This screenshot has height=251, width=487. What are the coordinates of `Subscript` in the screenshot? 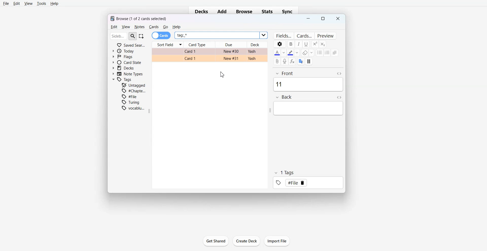 It's located at (315, 44).